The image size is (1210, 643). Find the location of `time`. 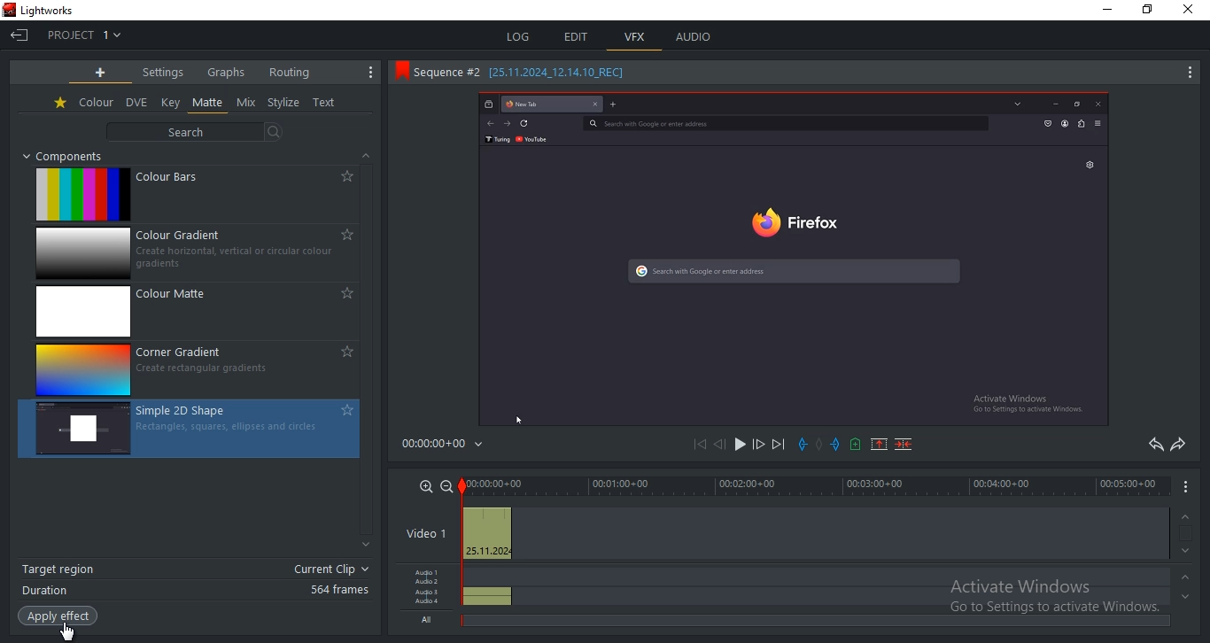

time is located at coordinates (446, 447).